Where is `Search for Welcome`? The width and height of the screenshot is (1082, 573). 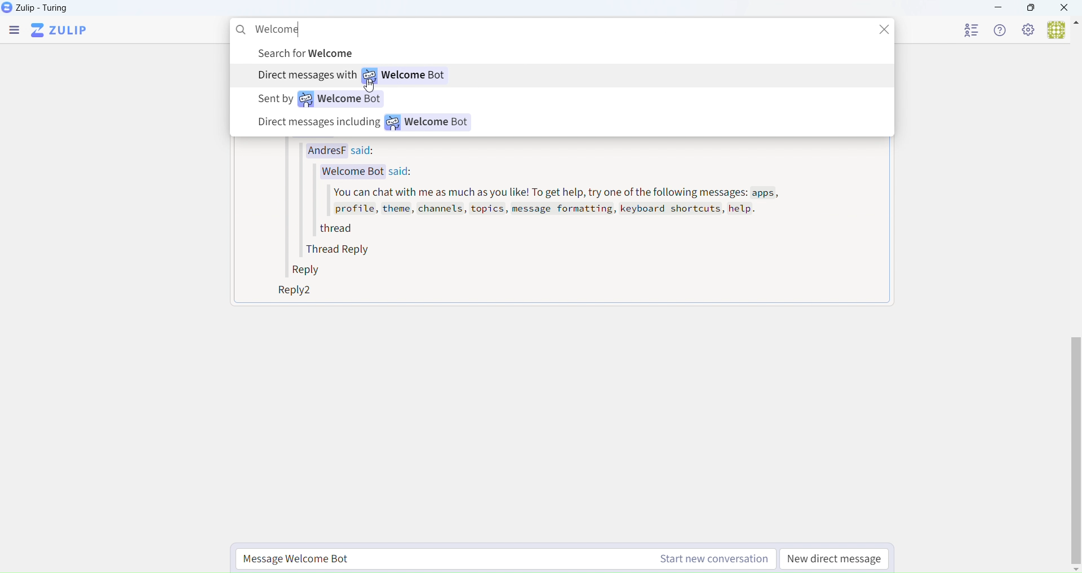 Search for Welcome is located at coordinates (313, 54).